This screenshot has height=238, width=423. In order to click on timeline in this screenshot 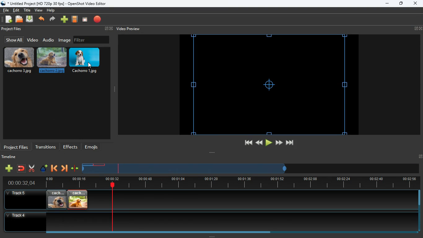, I will do `click(10, 158)`.